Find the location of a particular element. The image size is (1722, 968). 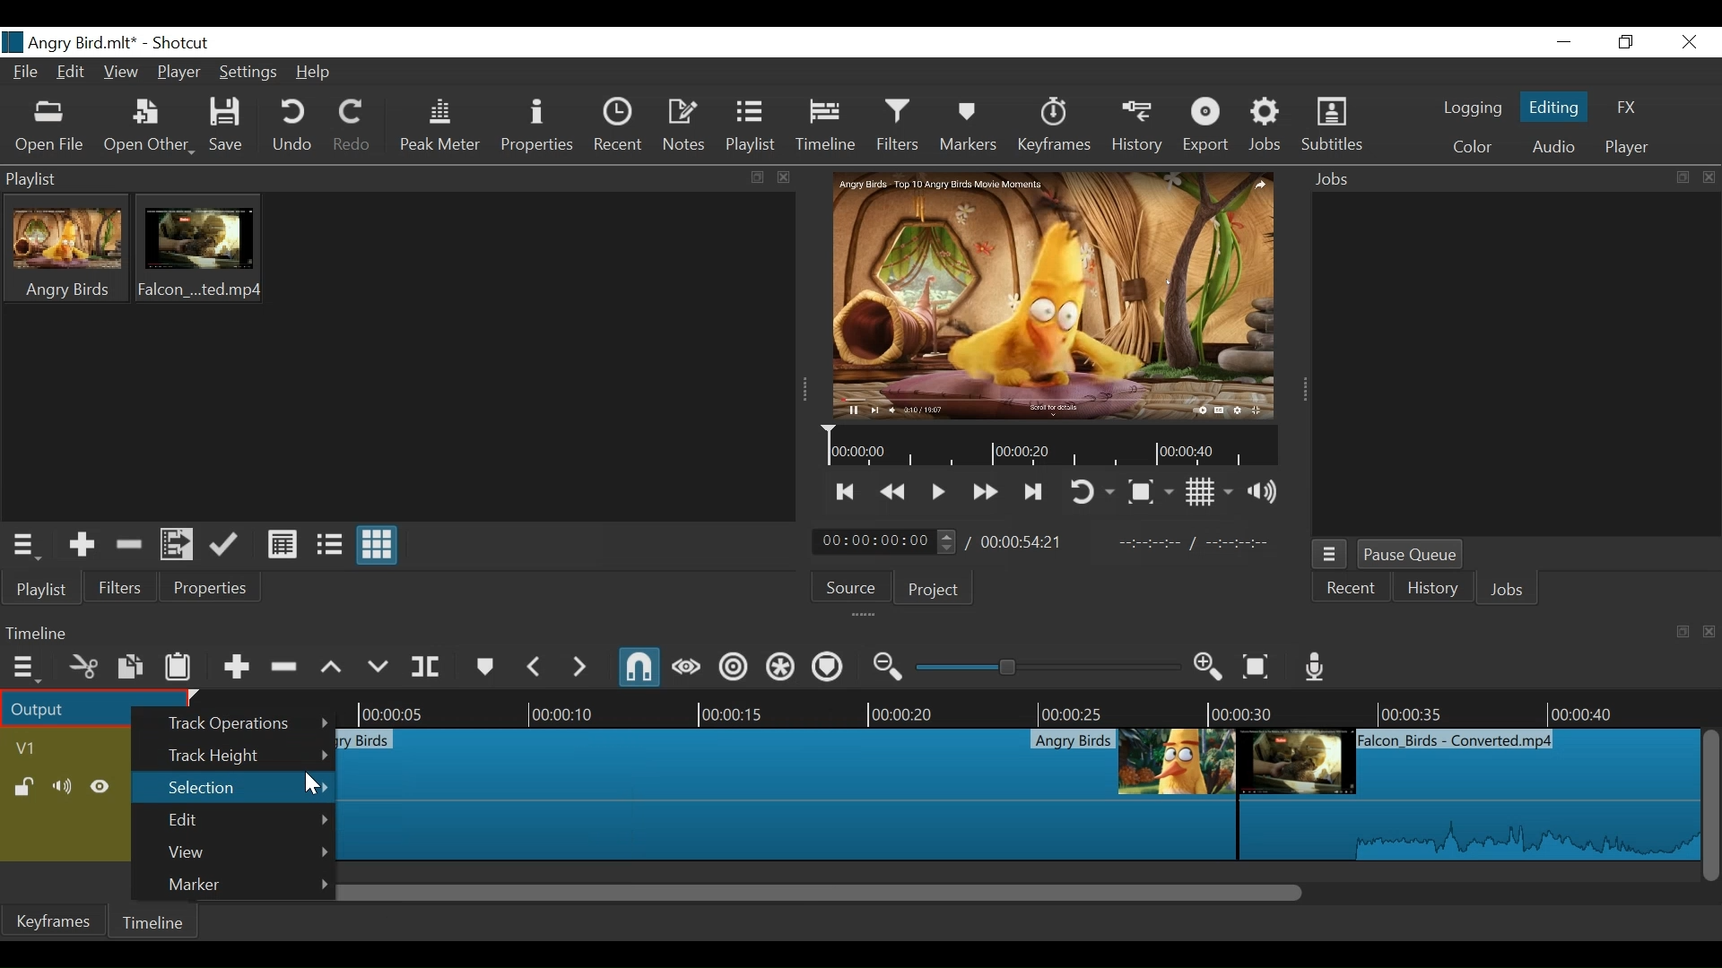

Timeline Menu is located at coordinates (26, 668).